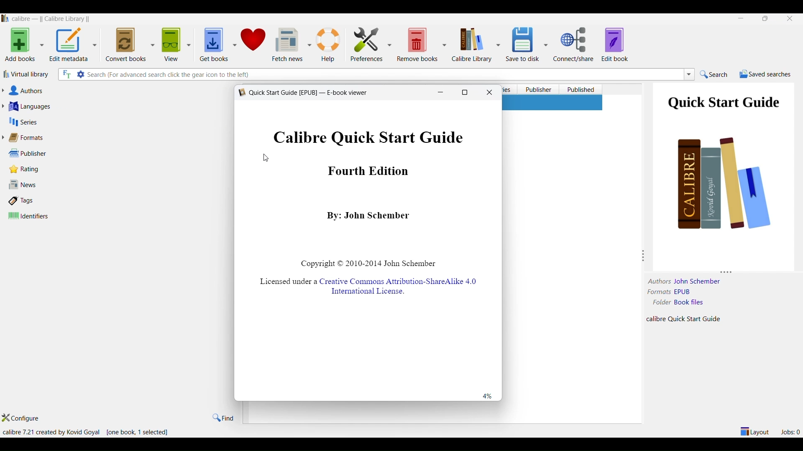  I want to click on layout, so click(754, 431).